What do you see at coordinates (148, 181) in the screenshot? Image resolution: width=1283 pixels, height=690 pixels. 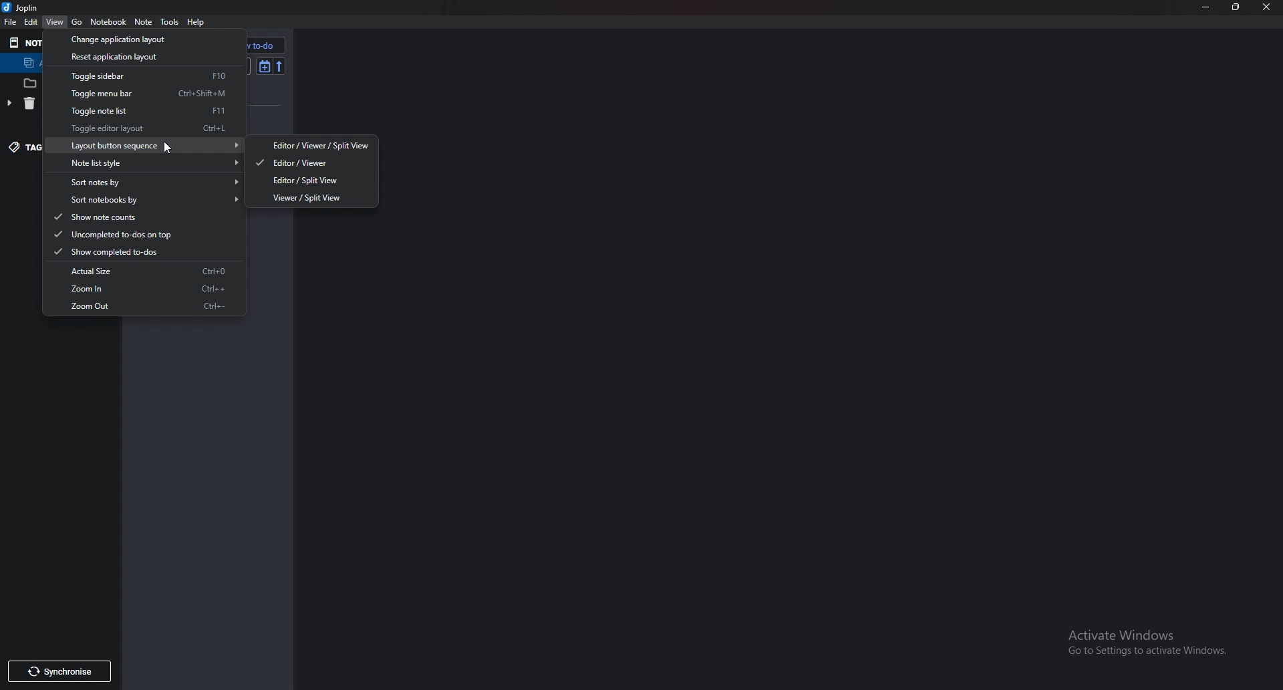 I see `sort not by` at bounding box center [148, 181].